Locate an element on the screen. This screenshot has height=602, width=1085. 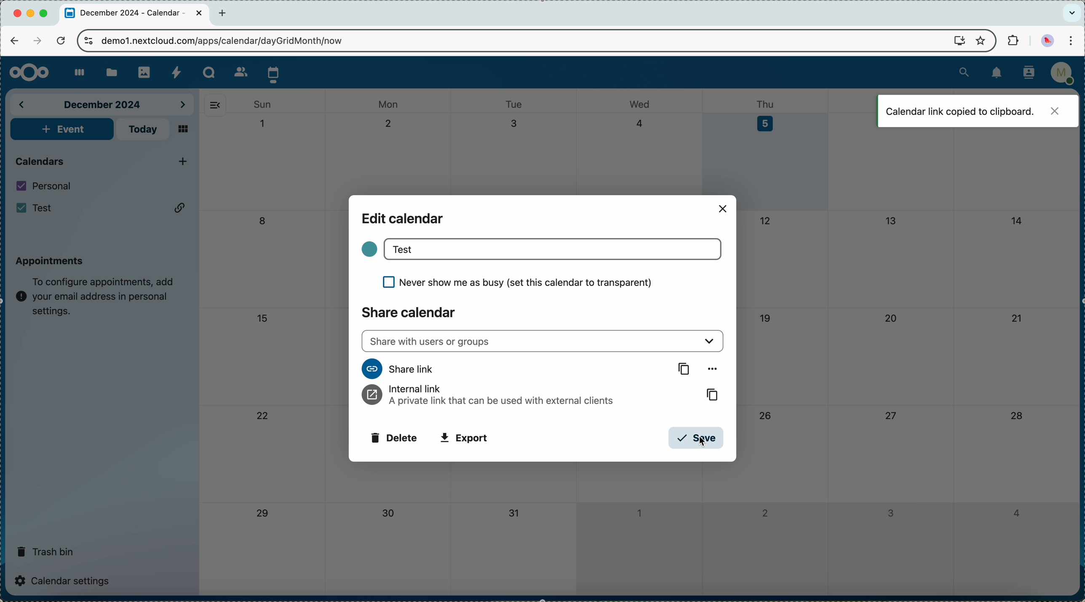
copy is located at coordinates (708, 394).